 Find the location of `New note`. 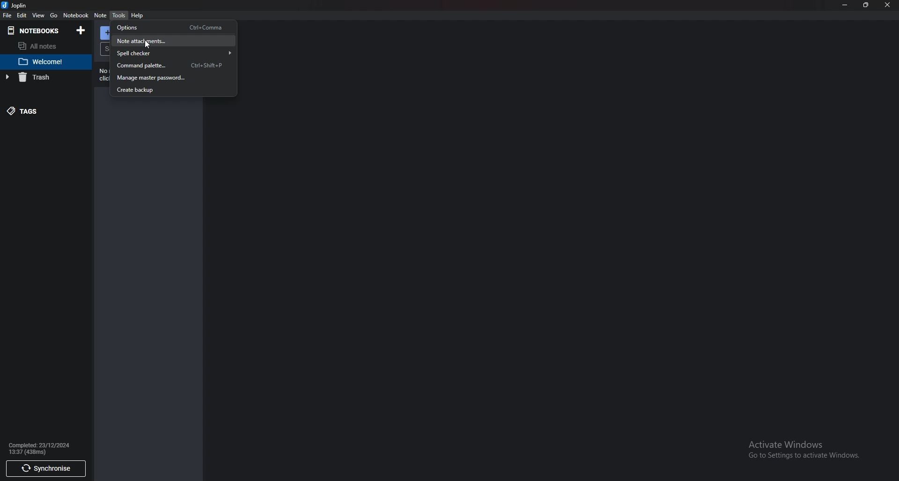

New note is located at coordinates (106, 33).